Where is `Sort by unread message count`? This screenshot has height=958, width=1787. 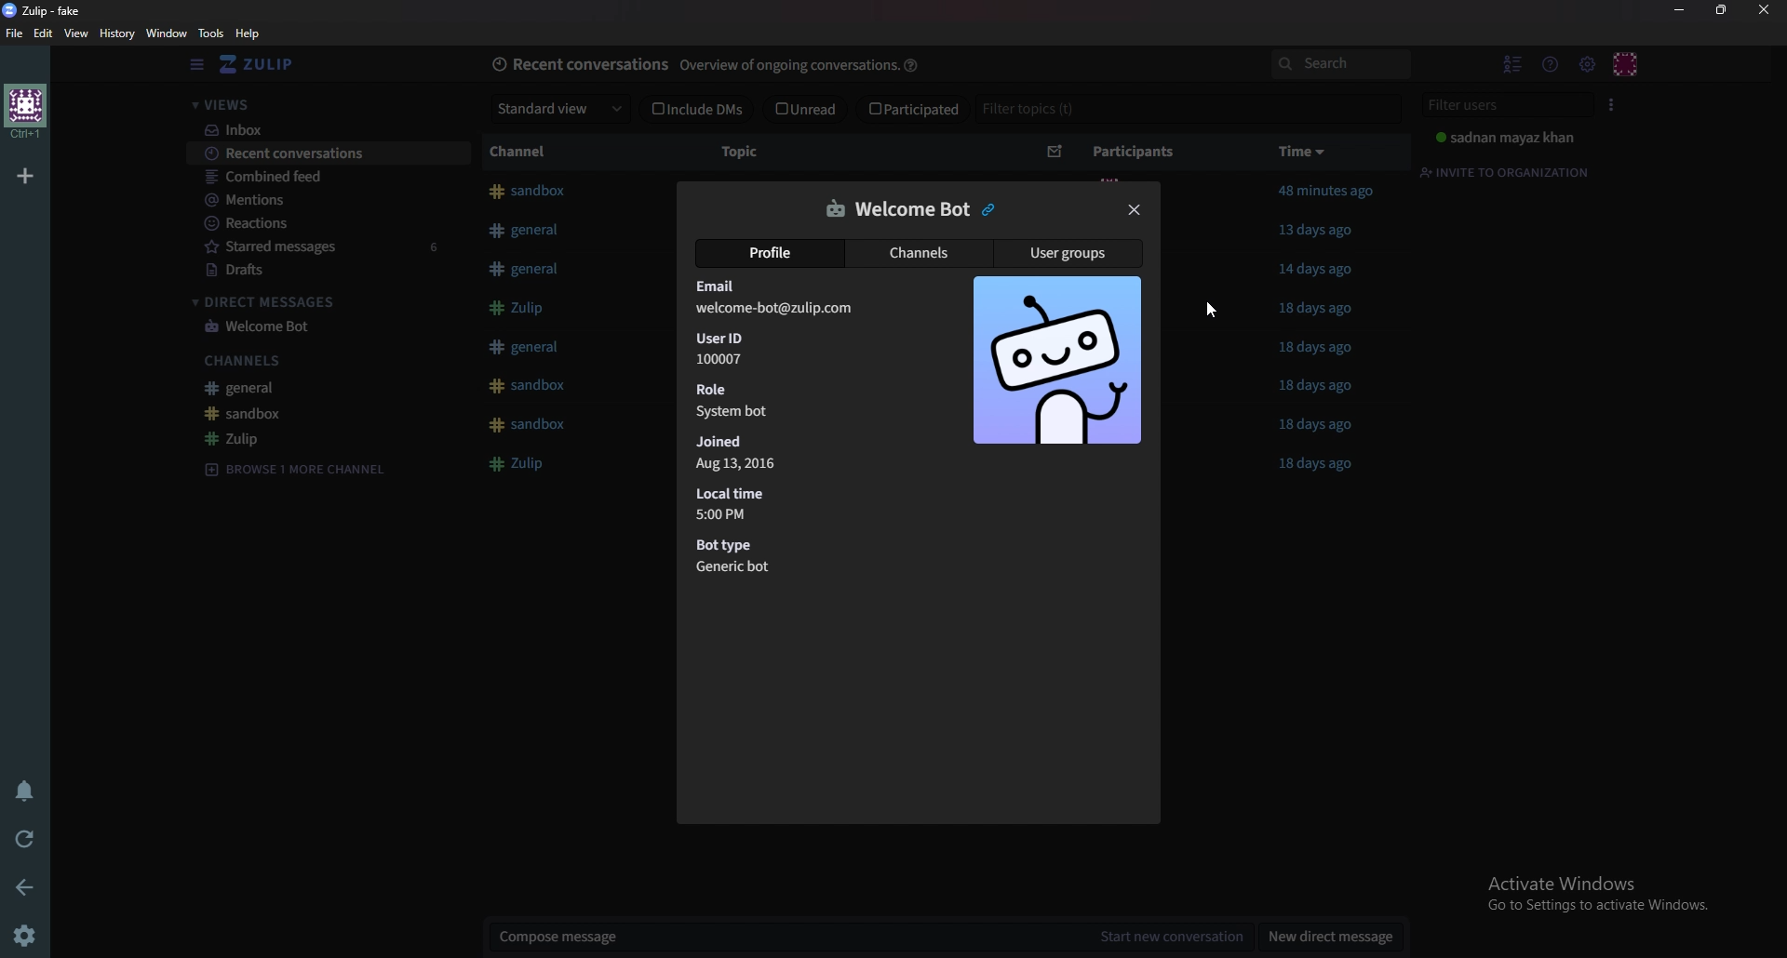
Sort by unread message count is located at coordinates (1055, 153).